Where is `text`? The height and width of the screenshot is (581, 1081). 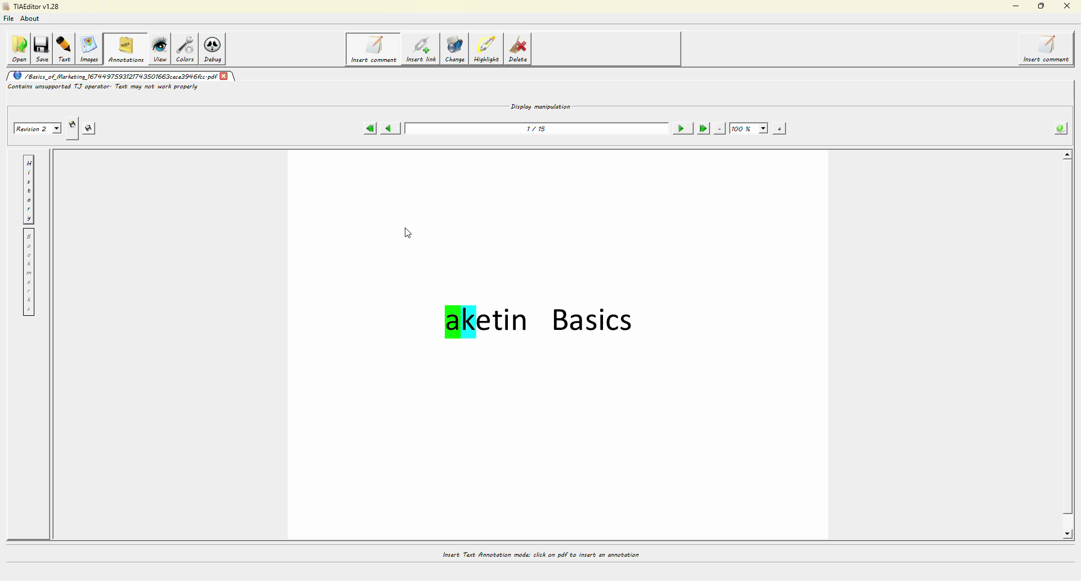
text is located at coordinates (66, 48).